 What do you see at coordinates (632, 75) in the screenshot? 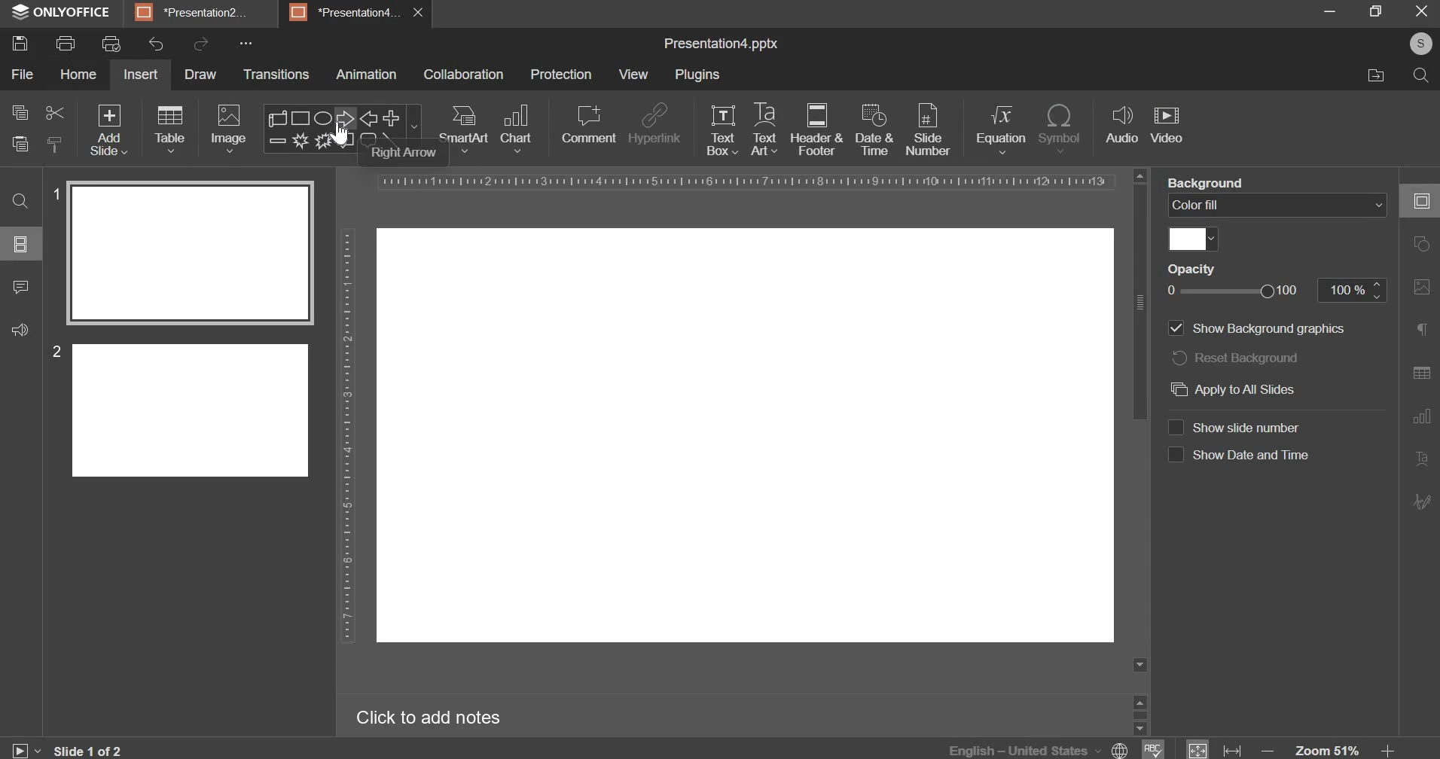
I see `view` at bounding box center [632, 75].